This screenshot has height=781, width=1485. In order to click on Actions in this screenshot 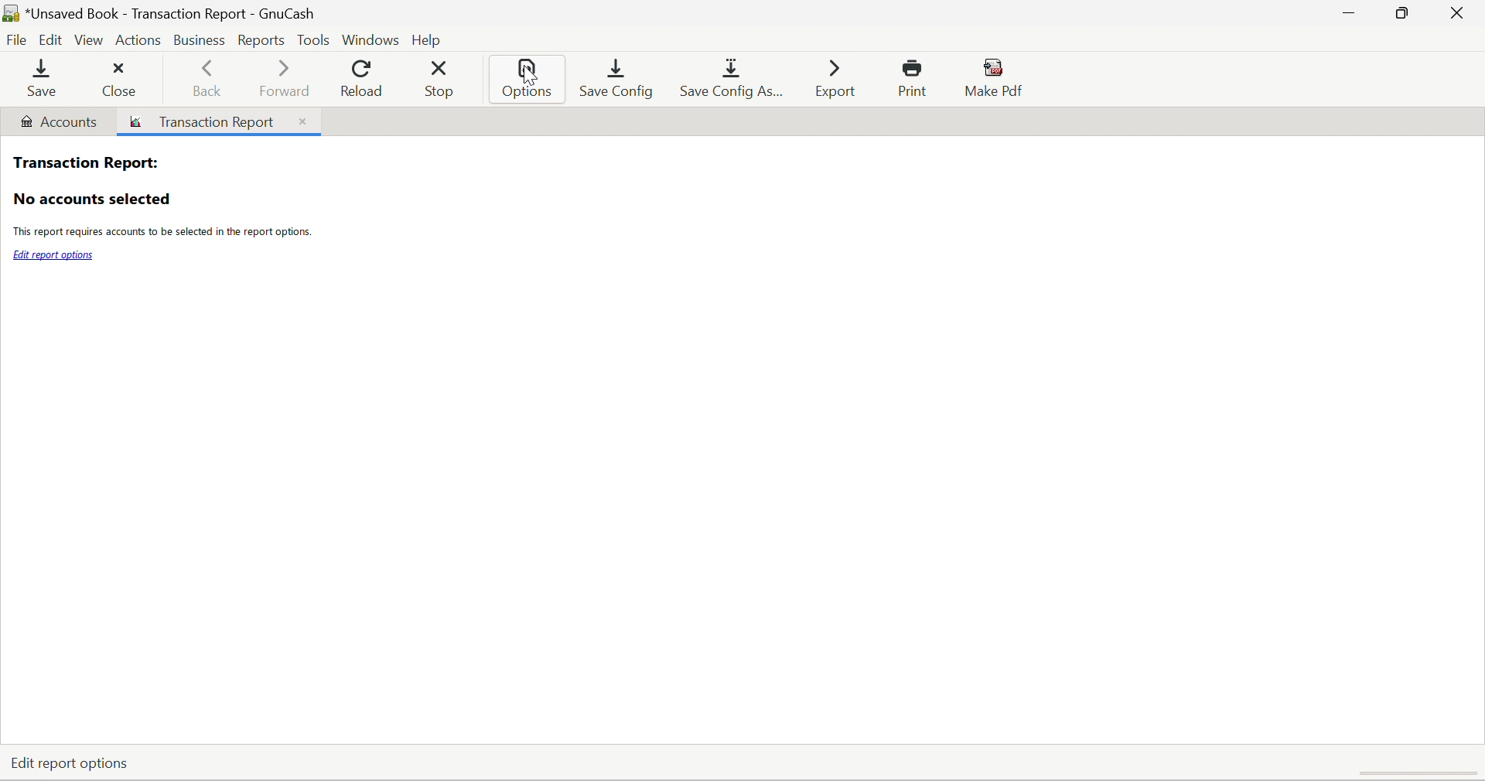, I will do `click(138, 38)`.